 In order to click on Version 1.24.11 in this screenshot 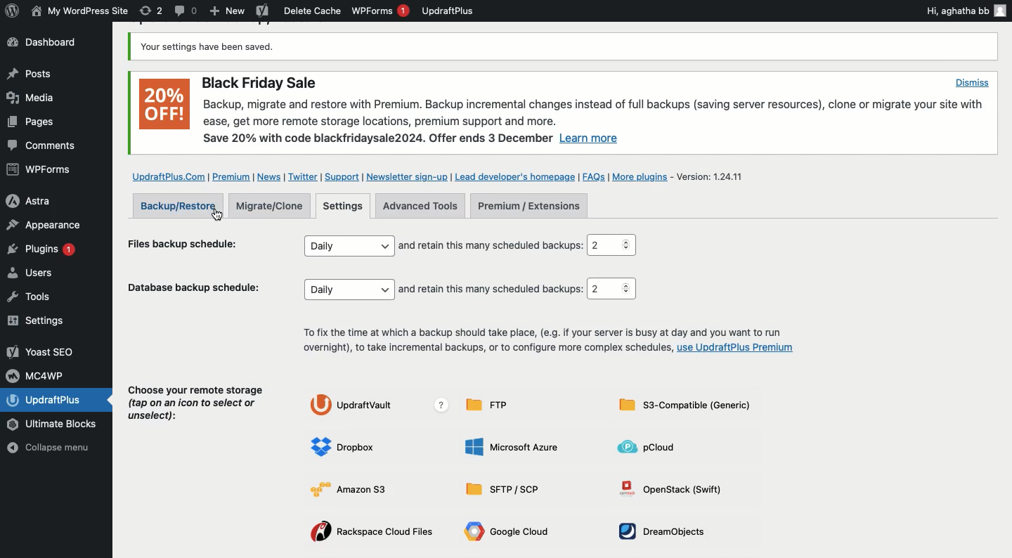, I will do `click(711, 175)`.